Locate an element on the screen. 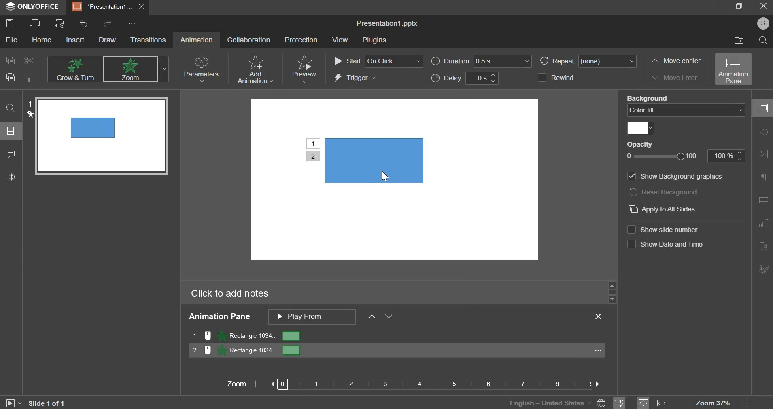  English - Unites States is located at coordinates (549, 403).